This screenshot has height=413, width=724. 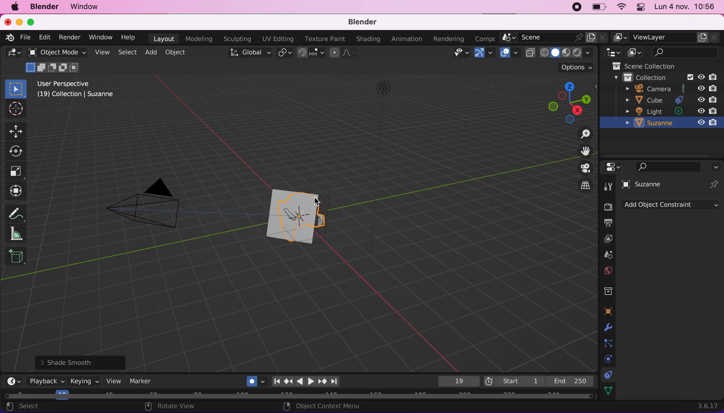 What do you see at coordinates (449, 37) in the screenshot?
I see `rendering` at bounding box center [449, 37].